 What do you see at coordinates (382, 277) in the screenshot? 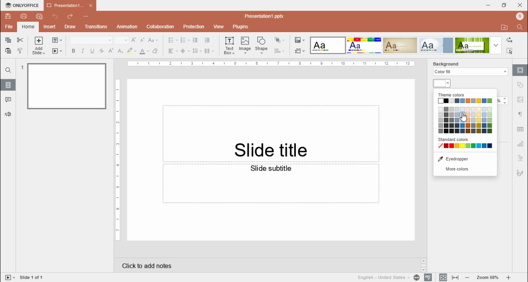
I see `language` at bounding box center [382, 277].